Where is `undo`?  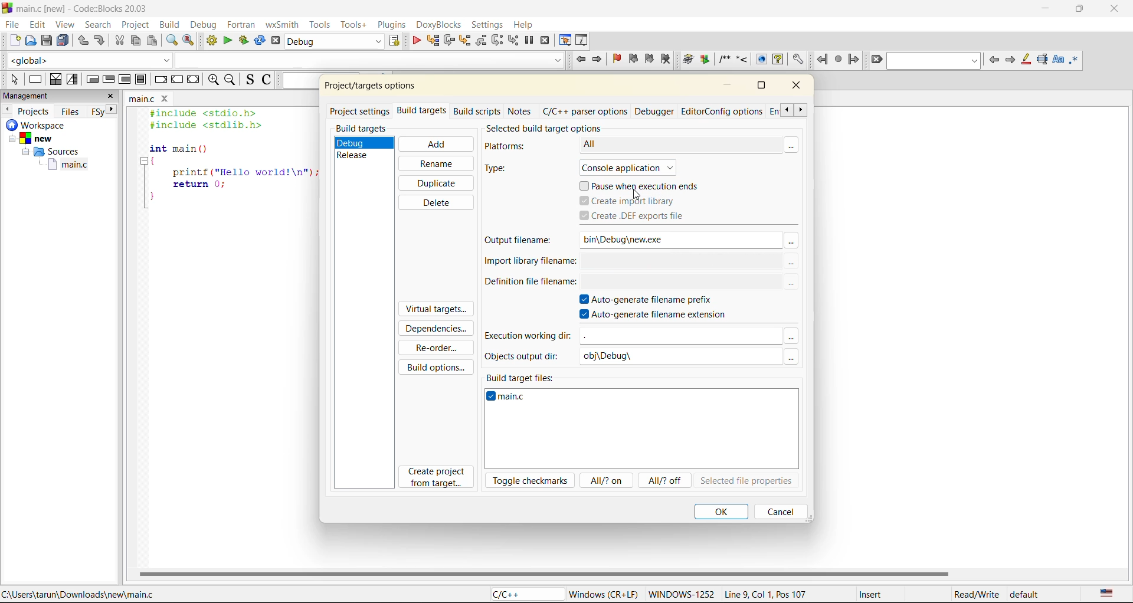 undo is located at coordinates (81, 41).